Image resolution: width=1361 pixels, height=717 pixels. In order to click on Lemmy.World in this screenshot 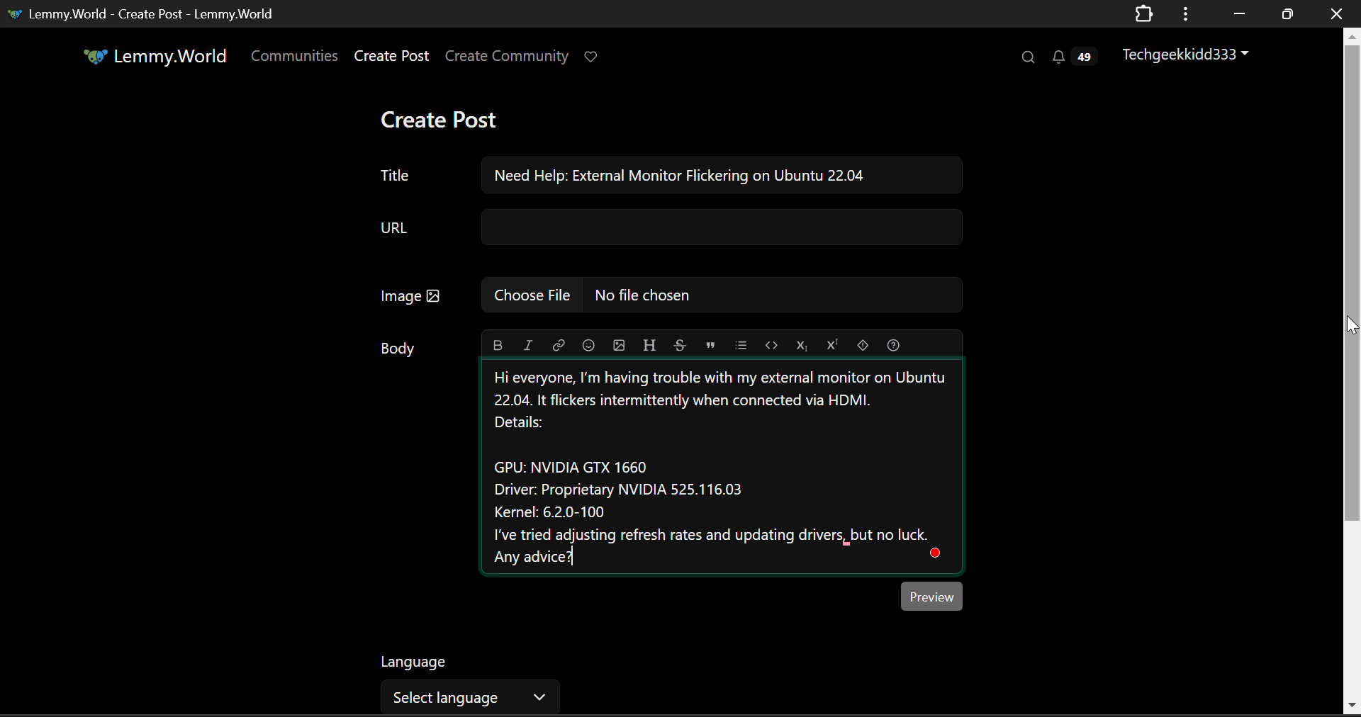, I will do `click(146, 56)`.